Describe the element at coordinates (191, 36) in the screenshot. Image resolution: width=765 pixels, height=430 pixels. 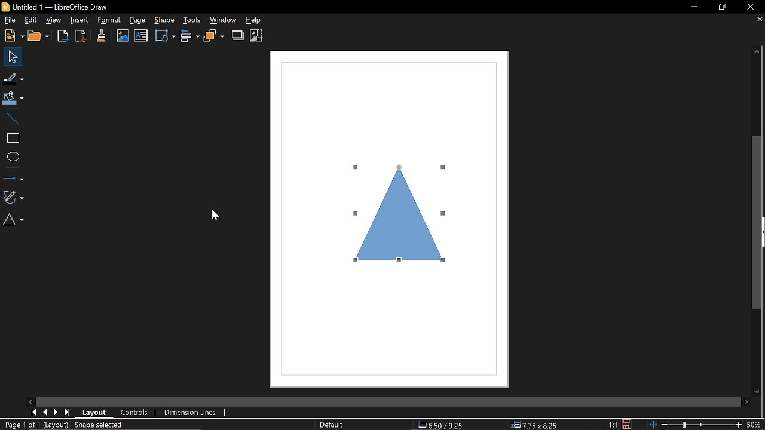
I see `Align` at that location.